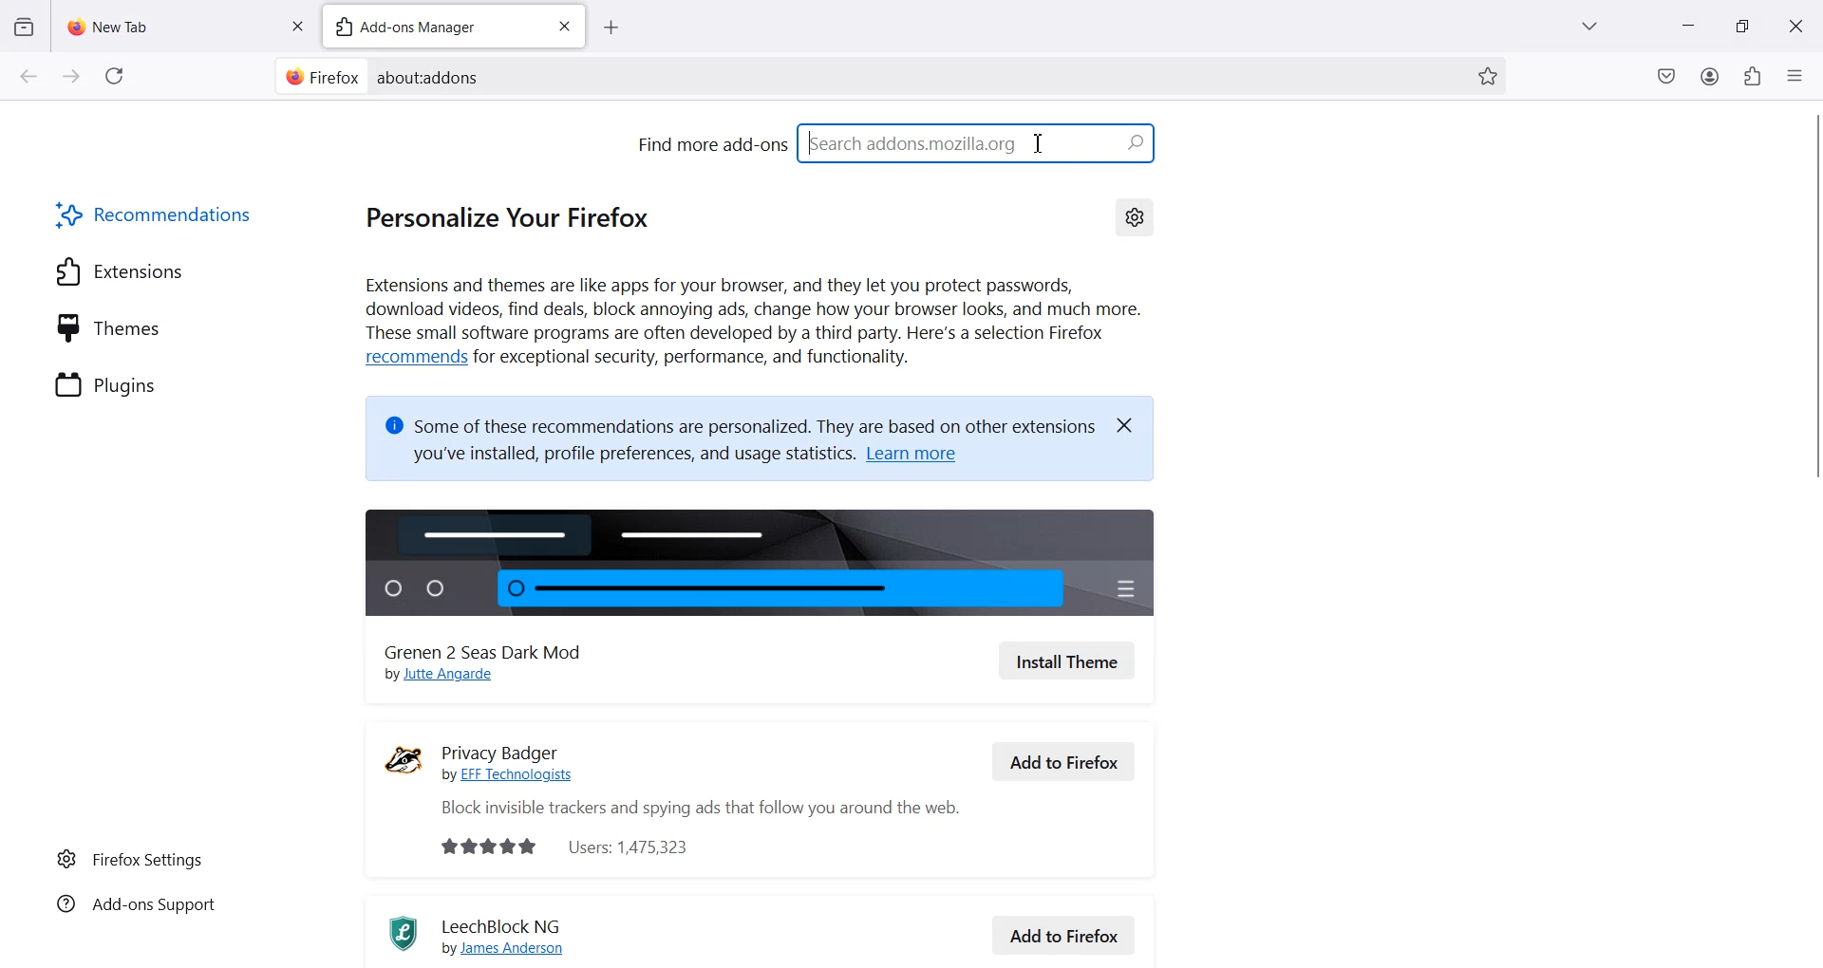 The width and height of the screenshot is (1823, 968). I want to click on Extensions, so click(1752, 76).